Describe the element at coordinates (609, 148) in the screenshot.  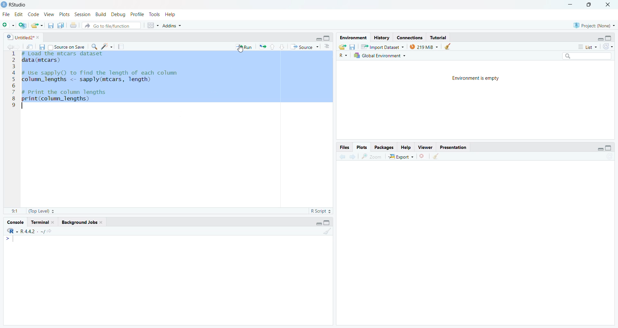
I see `Full Height` at that location.